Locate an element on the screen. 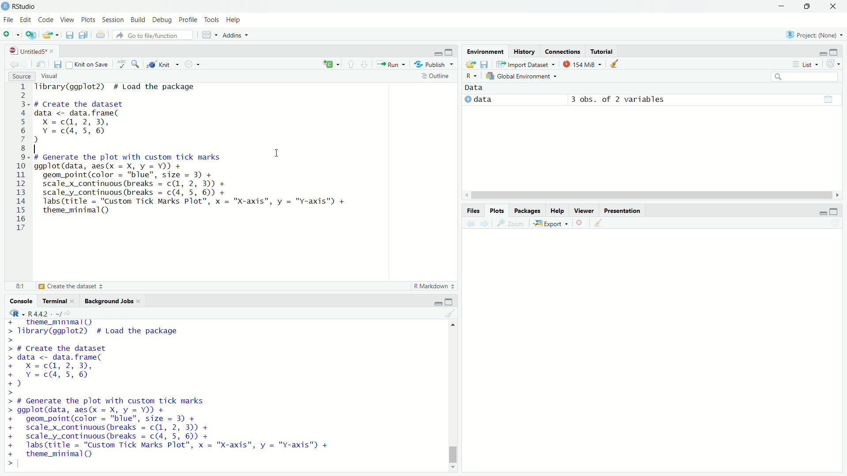 Image resolution: width=847 pixels, height=476 pixels. build is located at coordinates (139, 19).